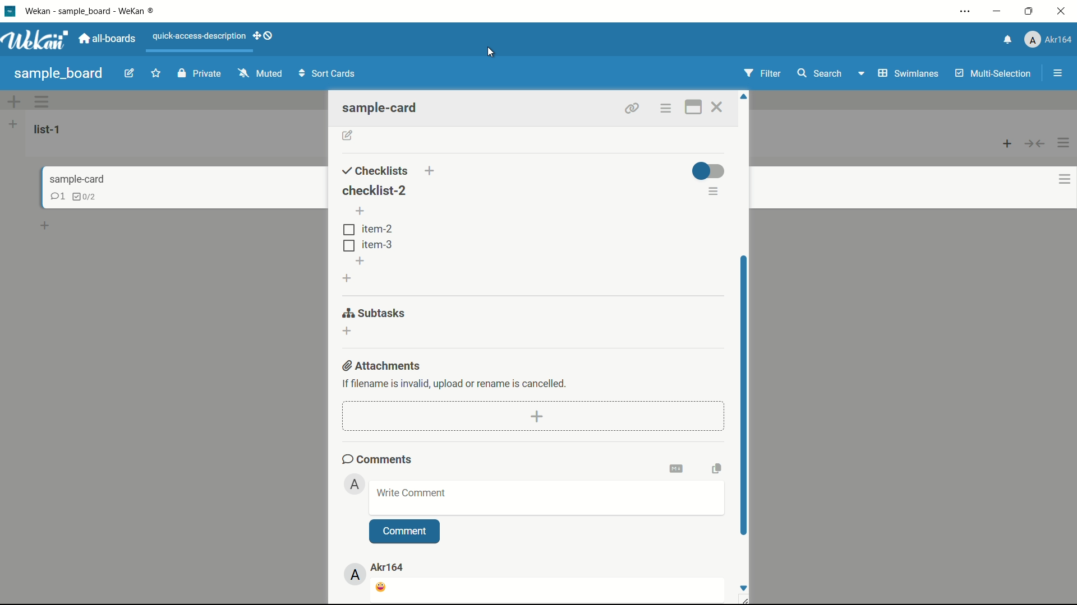  I want to click on list name, so click(49, 129).